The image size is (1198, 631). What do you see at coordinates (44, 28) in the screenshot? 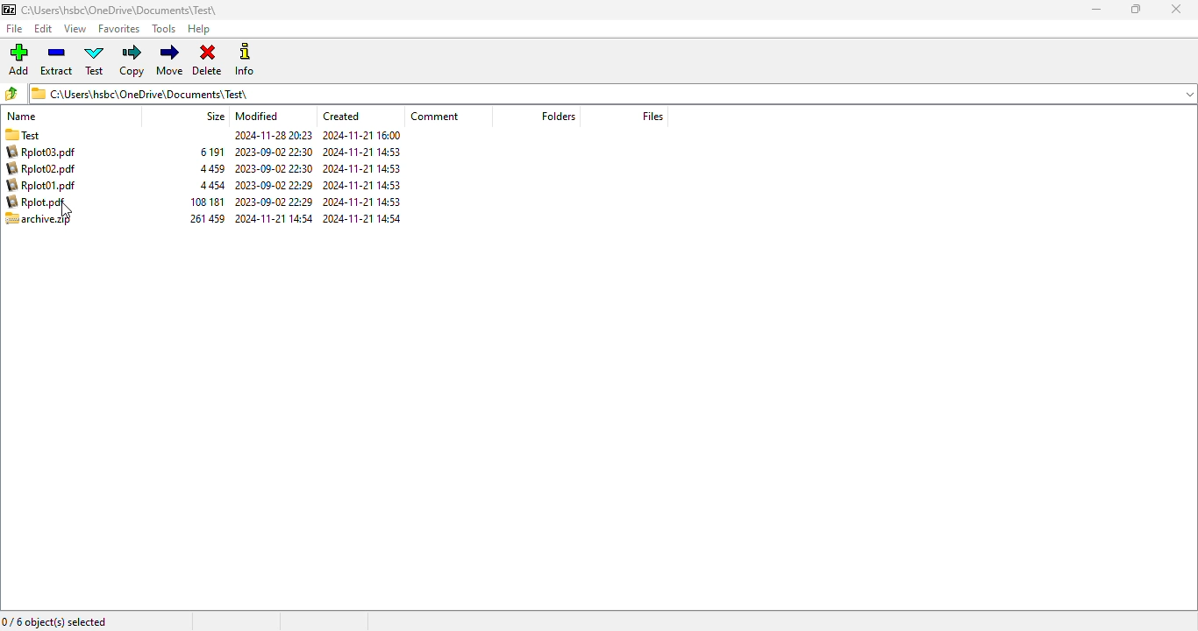
I see `edit` at bounding box center [44, 28].